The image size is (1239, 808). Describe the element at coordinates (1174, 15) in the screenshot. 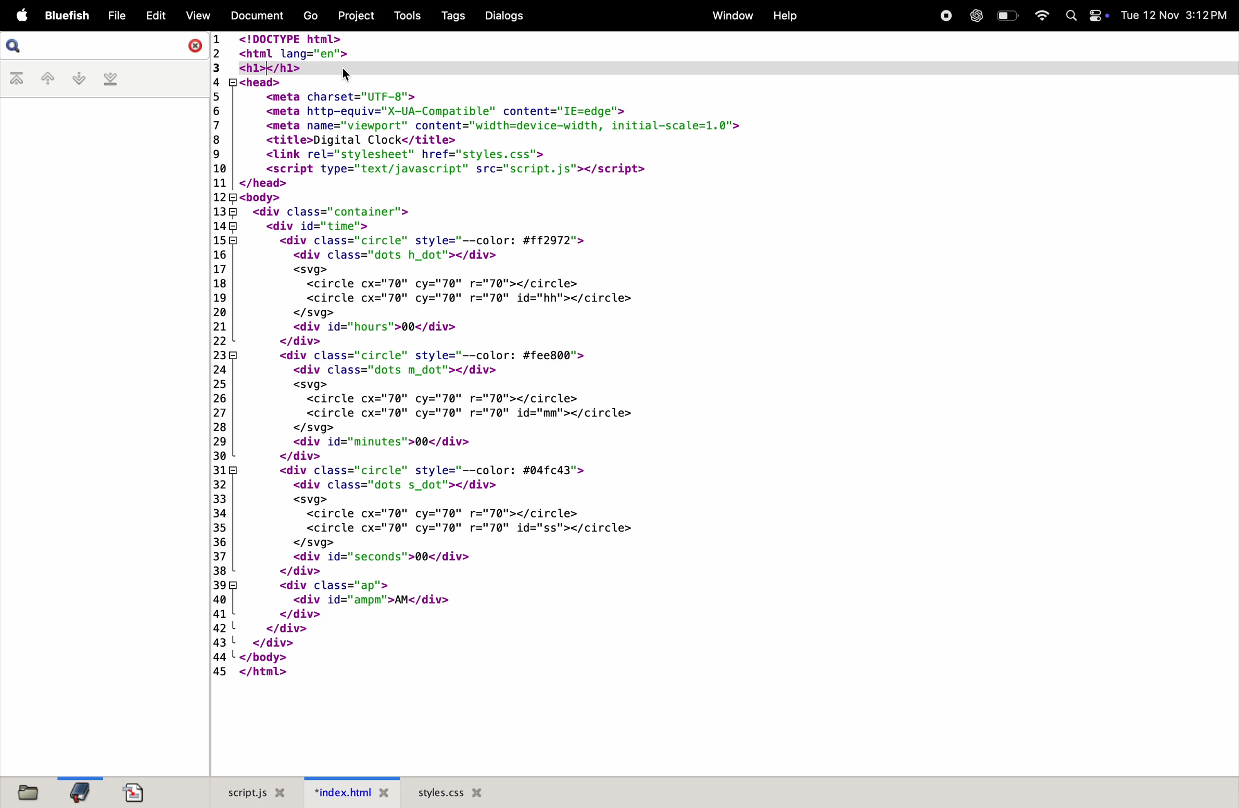

I see `tue 12 nov 3:12 pm` at that location.